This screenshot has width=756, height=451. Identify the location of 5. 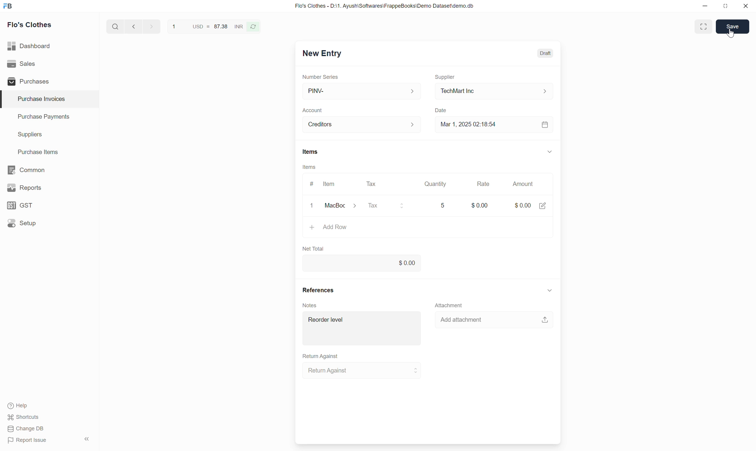
(445, 205).